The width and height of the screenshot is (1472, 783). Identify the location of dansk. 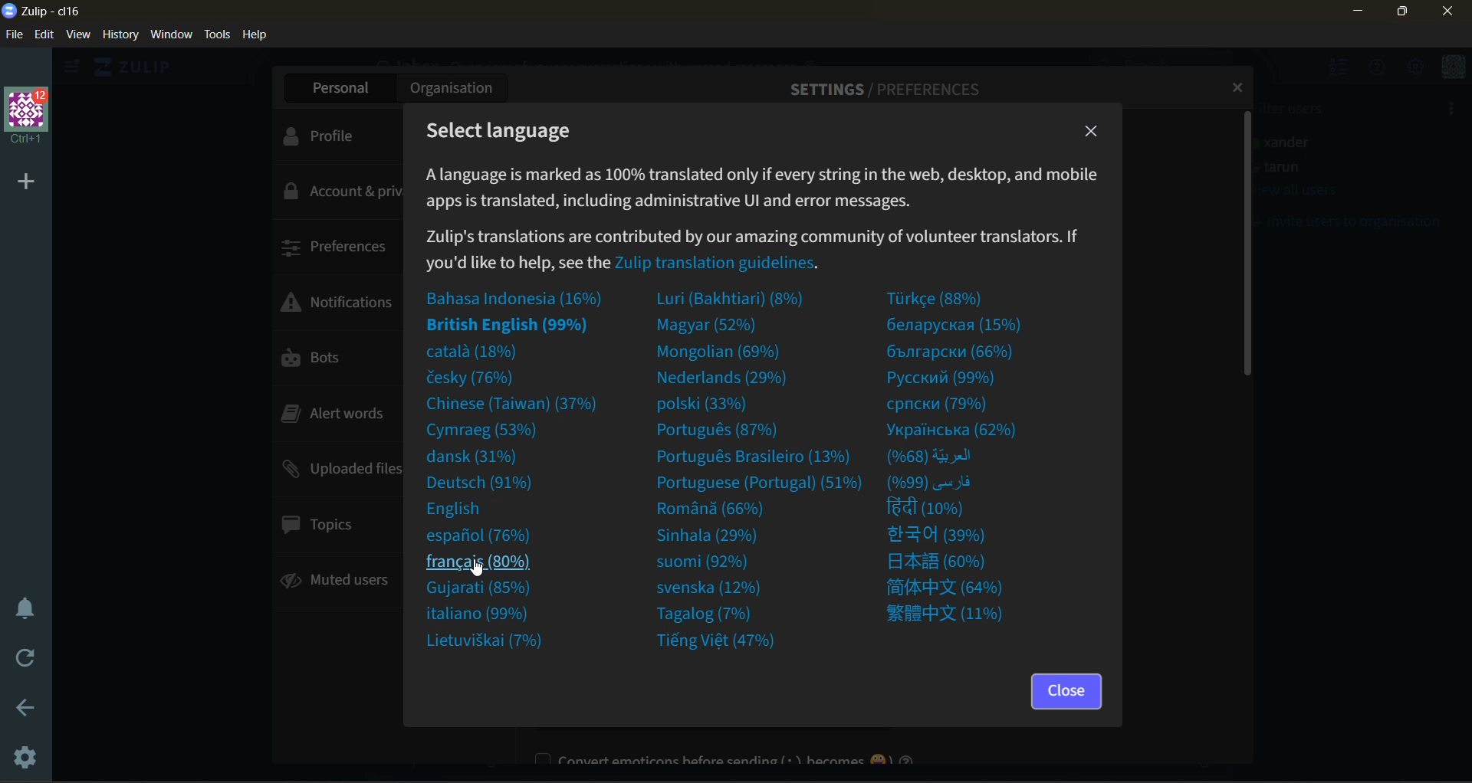
(485, 459).